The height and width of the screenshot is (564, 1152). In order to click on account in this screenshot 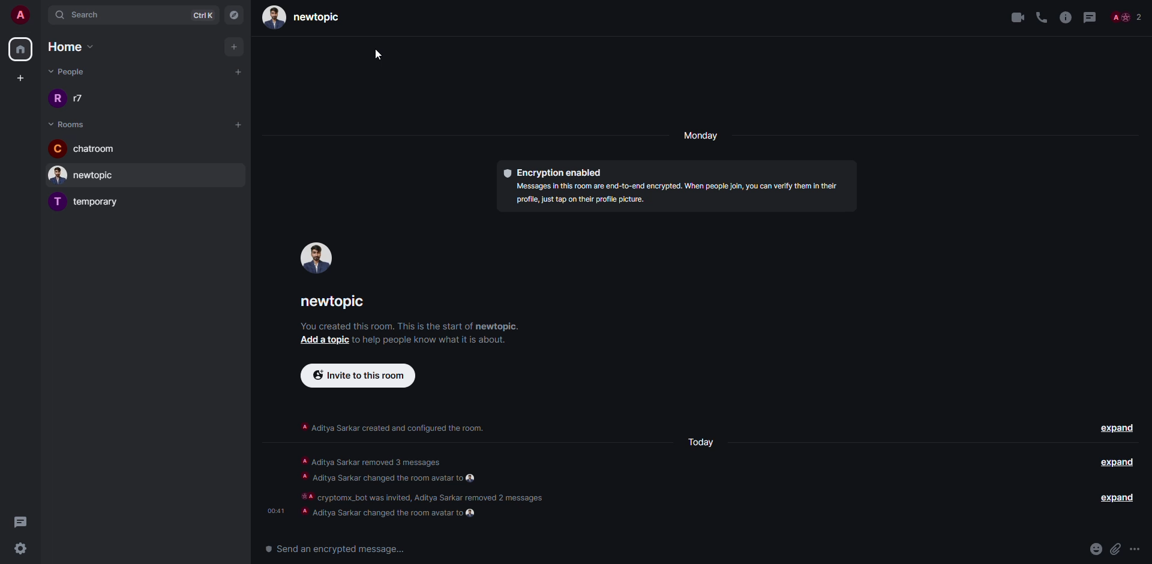, I will do `click(19, 13)`.